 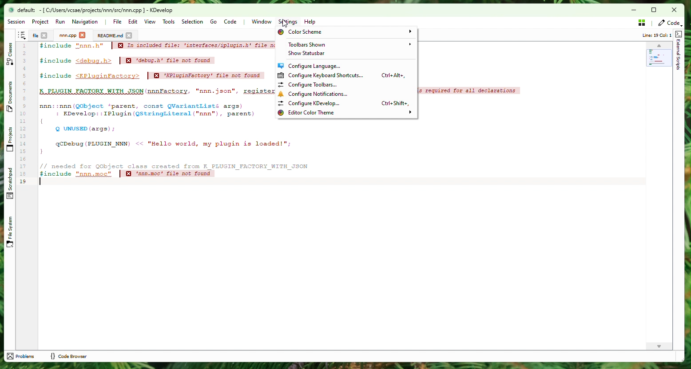 What do you see at coordinates (310, 22) in the screenshot?
I see `Help` at bounding box center [310, 22].